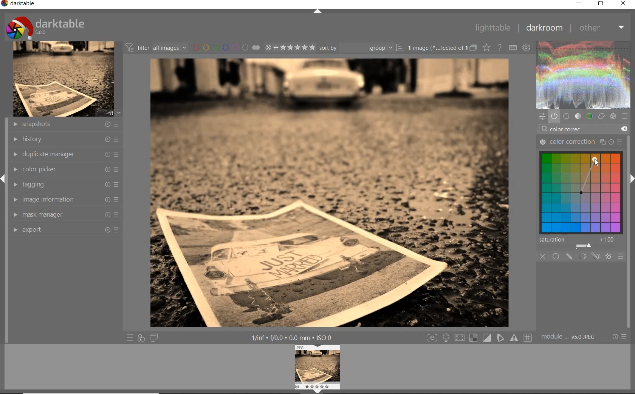 The image size is (635, 394). What do you see at coordinates (46, 27) in the screenshot?
I see `darktable` at bounding box center [46, 27].